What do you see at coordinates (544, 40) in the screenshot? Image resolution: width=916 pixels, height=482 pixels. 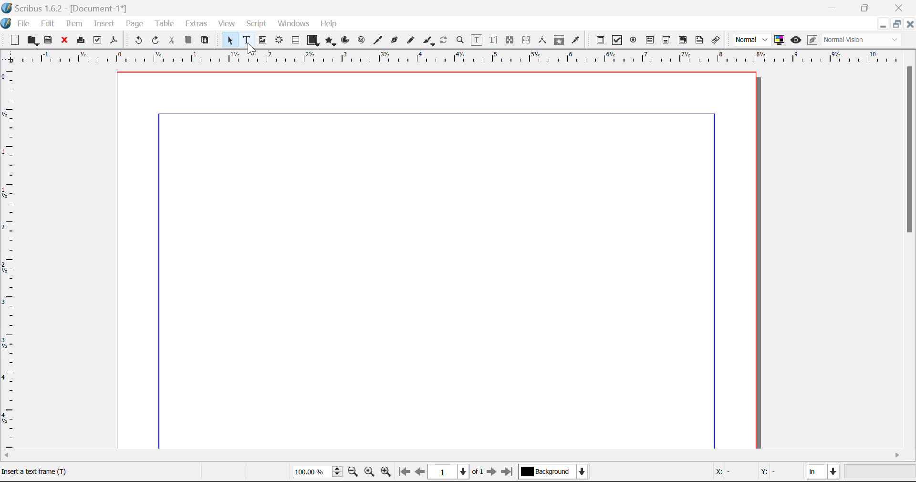 I see `Measurements` at bounding box center [544, 40].